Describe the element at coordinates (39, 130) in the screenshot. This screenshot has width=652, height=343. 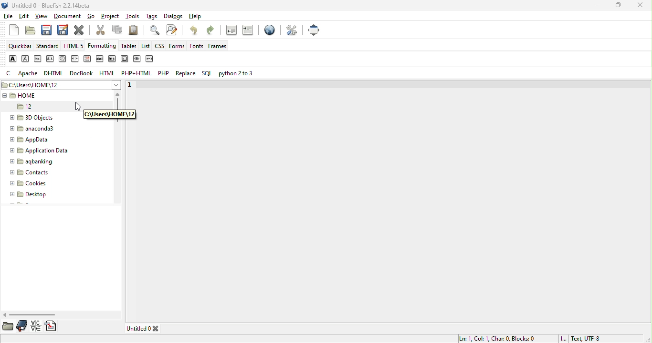
I see `anaconda3` at that location.